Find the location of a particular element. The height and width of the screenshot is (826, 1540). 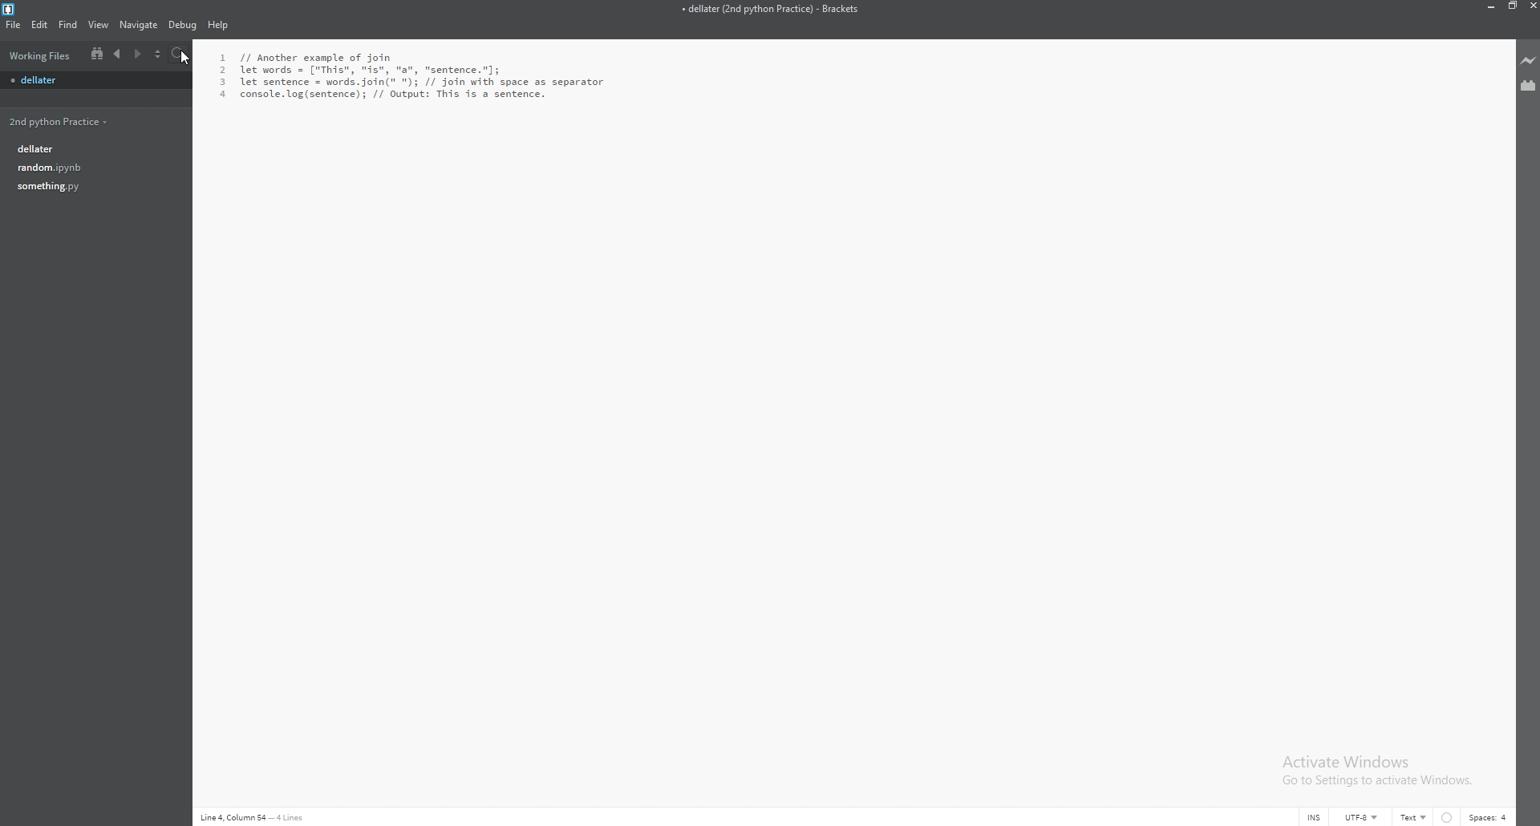

» dellater (2nd python Practice) - Brackets is located at coordinates (779, 14).